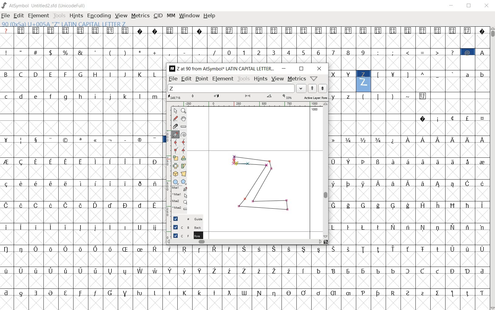  Describe the element at coordinates (63, 24) in the screenshot. I see `90(0x5a) U+005A "Z" LATIN CAPITAL LETTER Z` at that location.